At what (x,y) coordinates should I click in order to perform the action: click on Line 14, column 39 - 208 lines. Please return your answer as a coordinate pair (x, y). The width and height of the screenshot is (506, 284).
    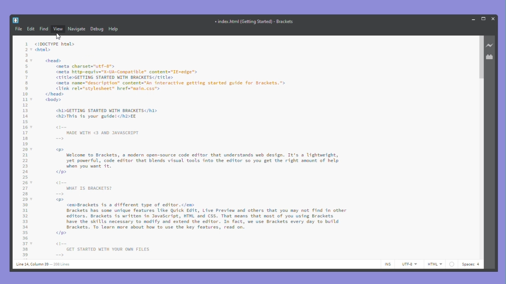
    Looking at the image, I should click on (42, 265).